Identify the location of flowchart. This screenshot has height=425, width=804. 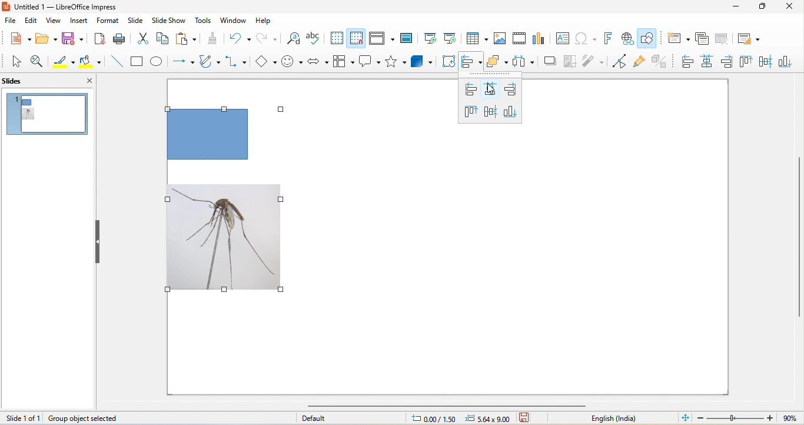
(343, 62).